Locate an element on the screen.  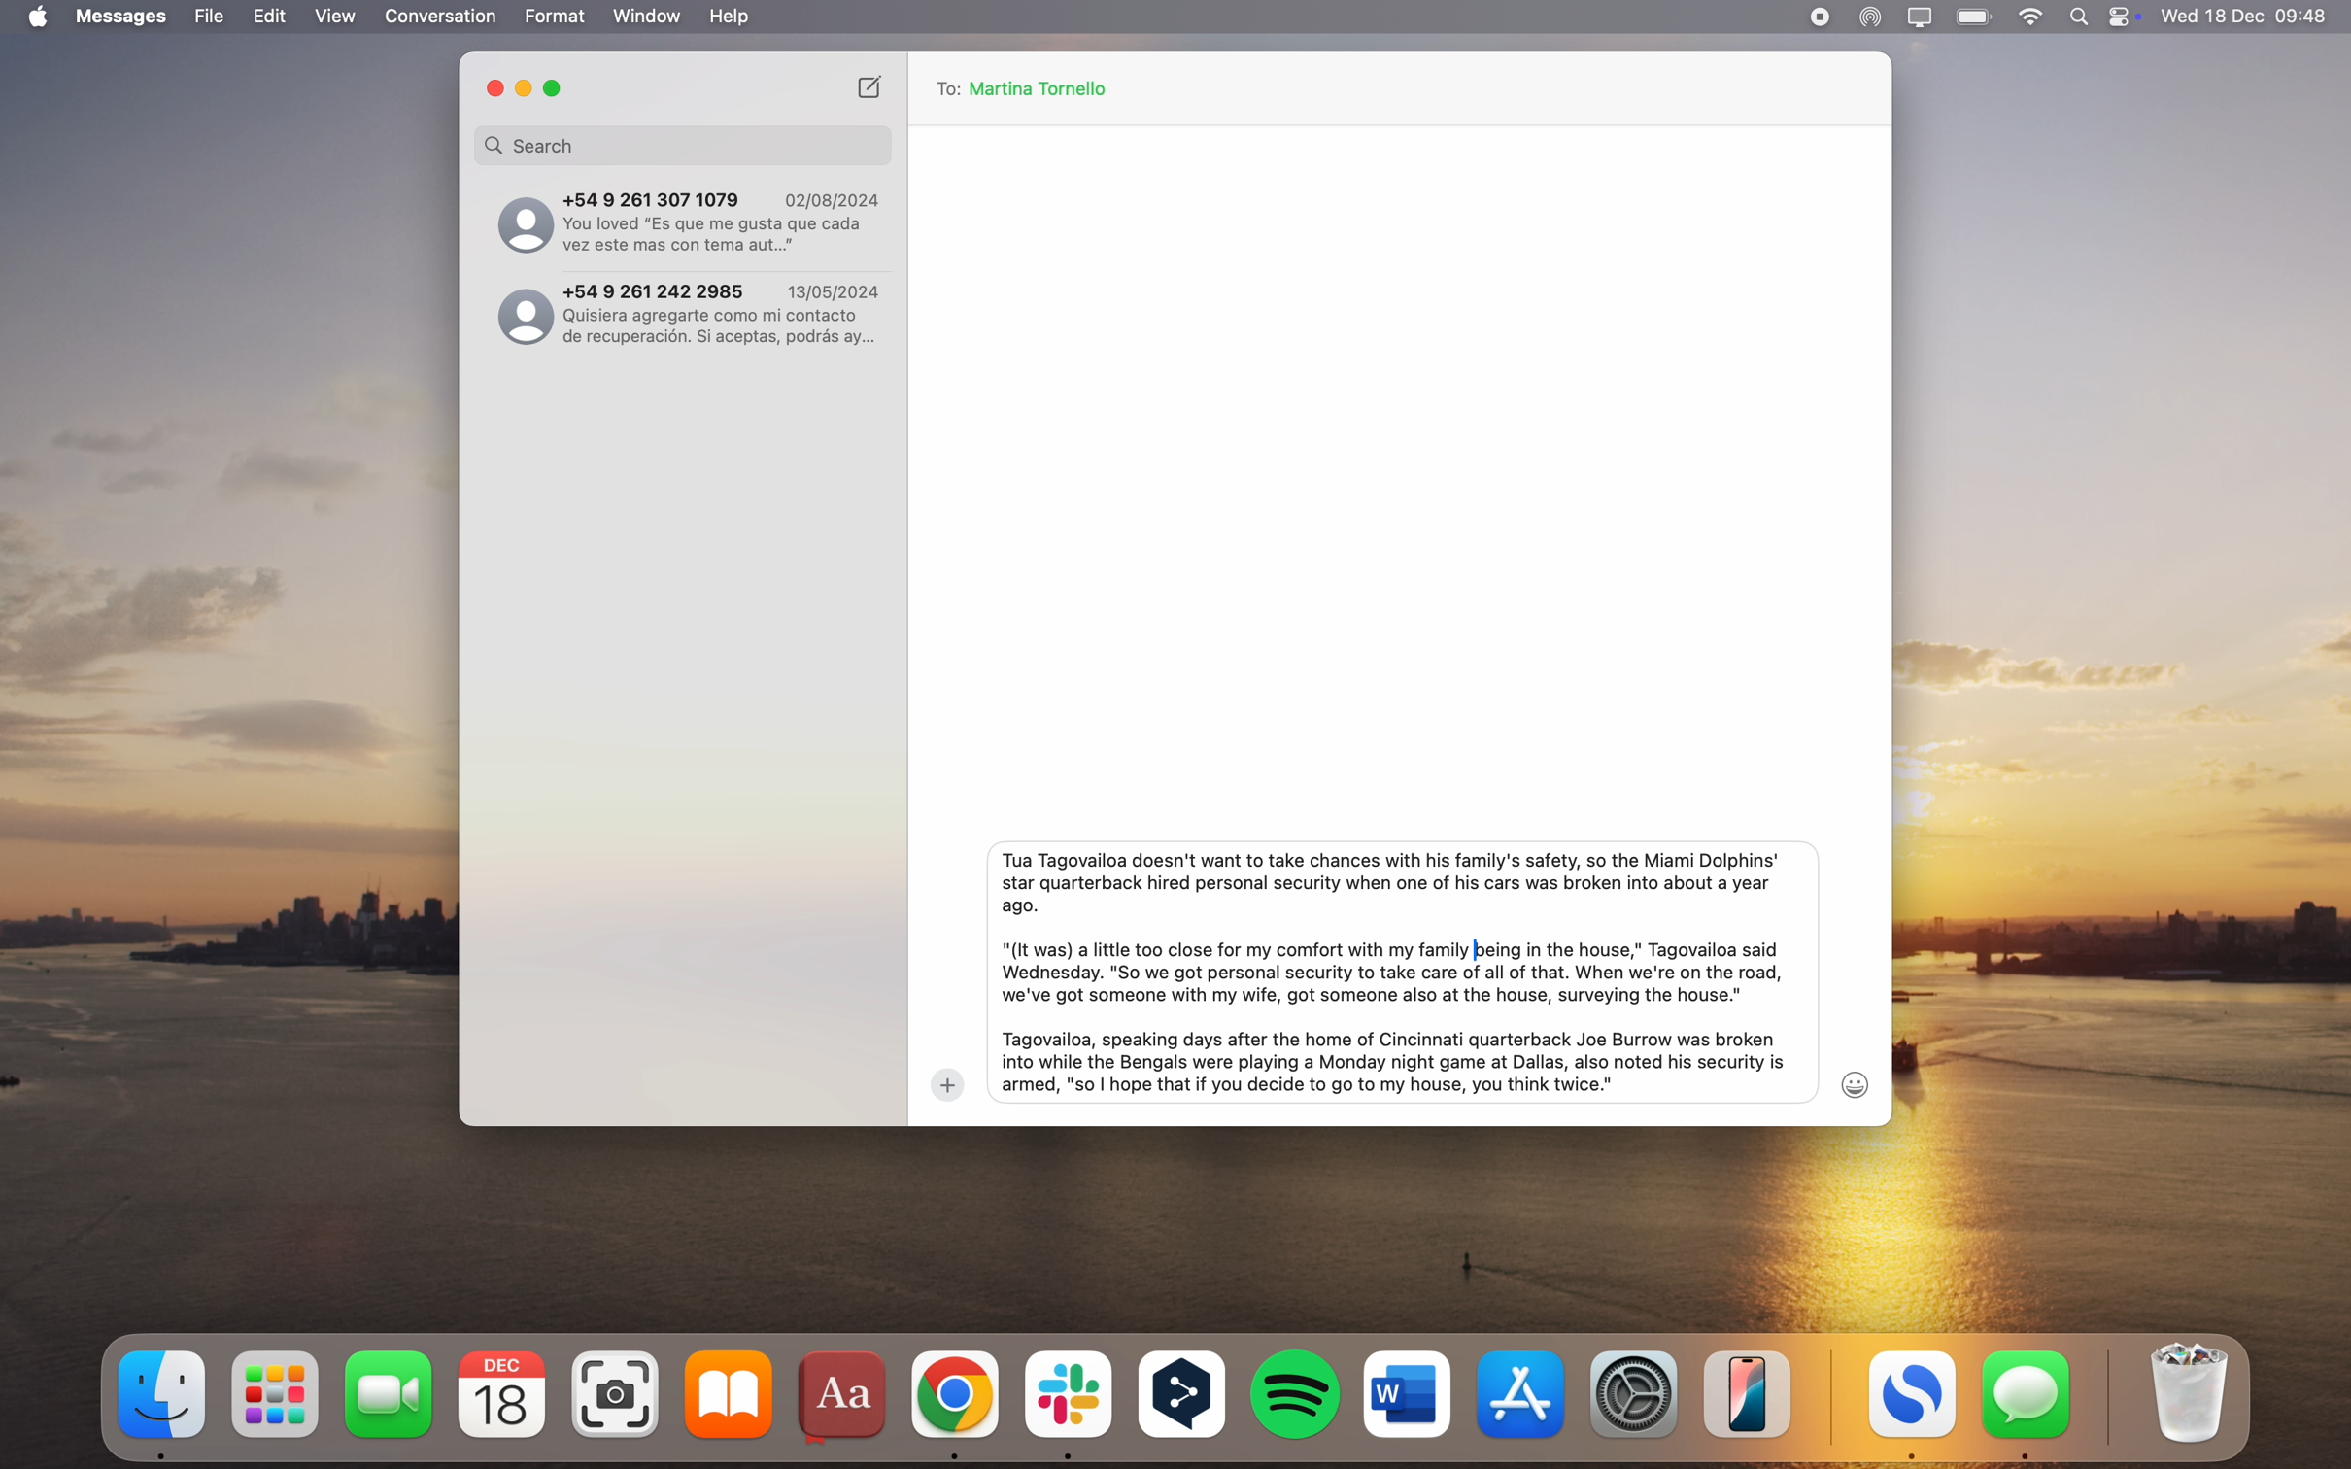
iBooks is located at coordinates (729, 1394).